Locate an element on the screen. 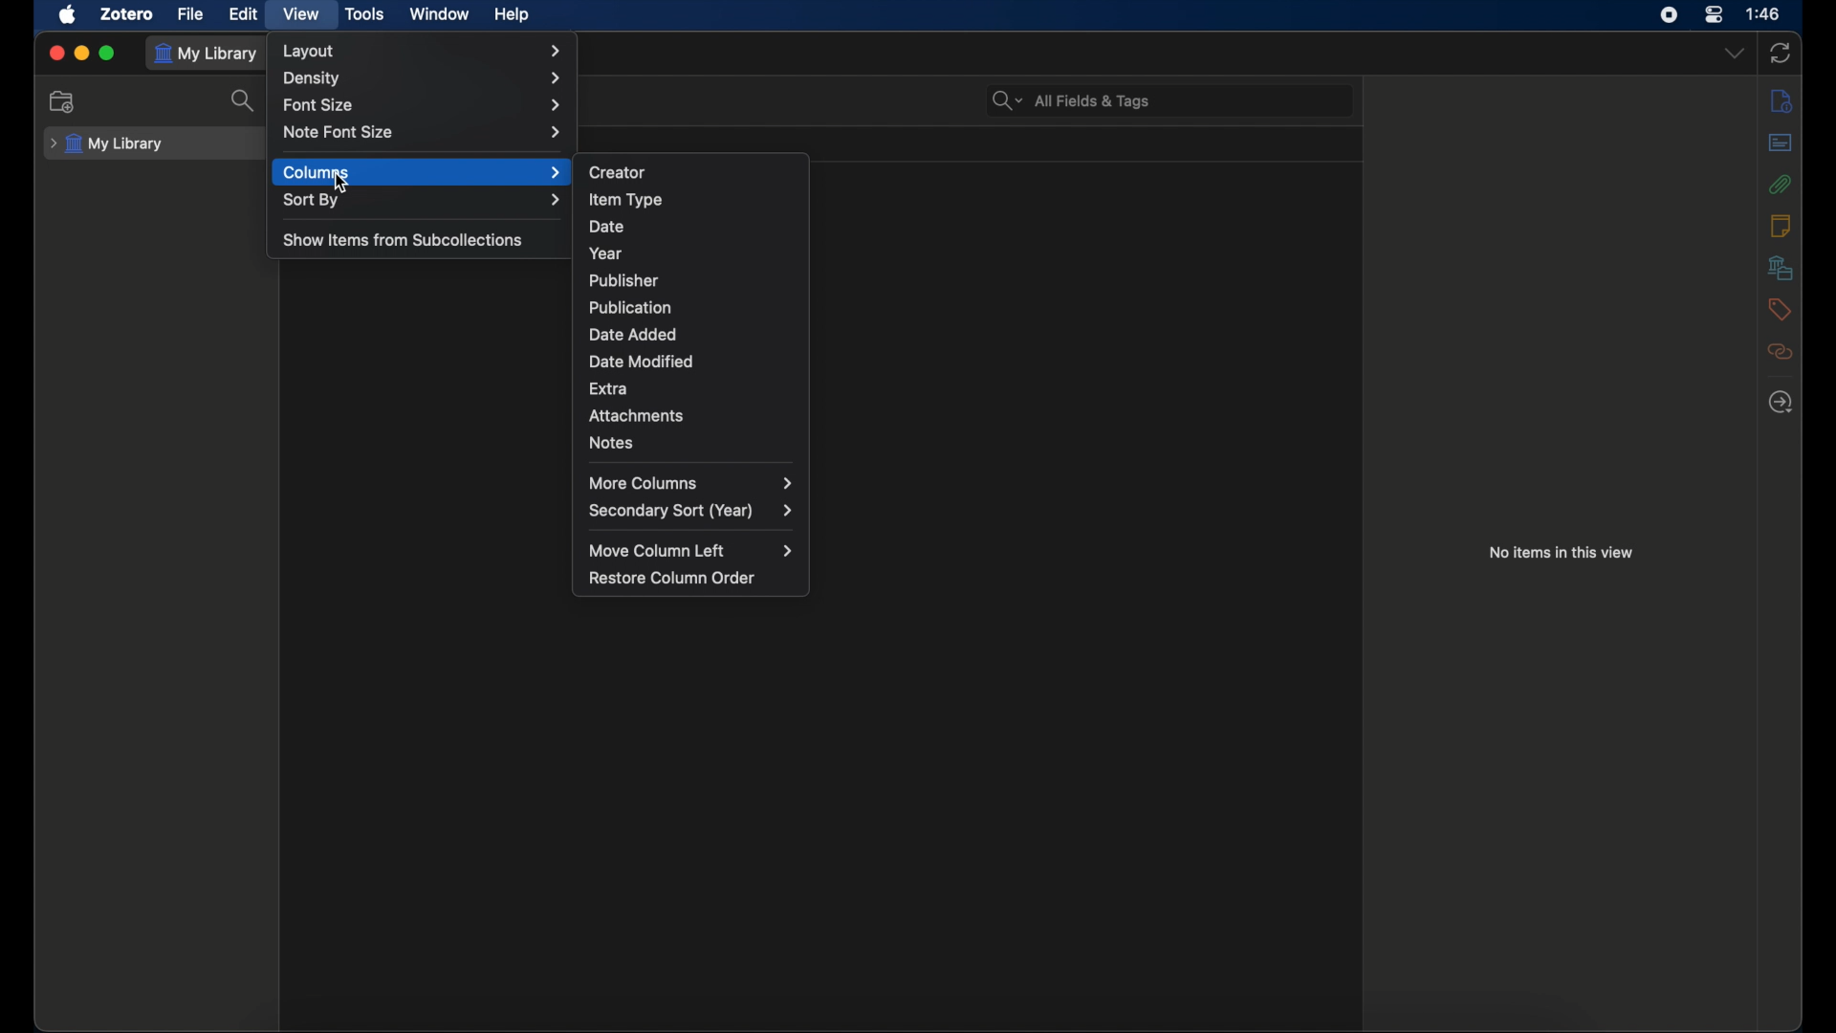  abstract is located at coordinates (1782, 142).